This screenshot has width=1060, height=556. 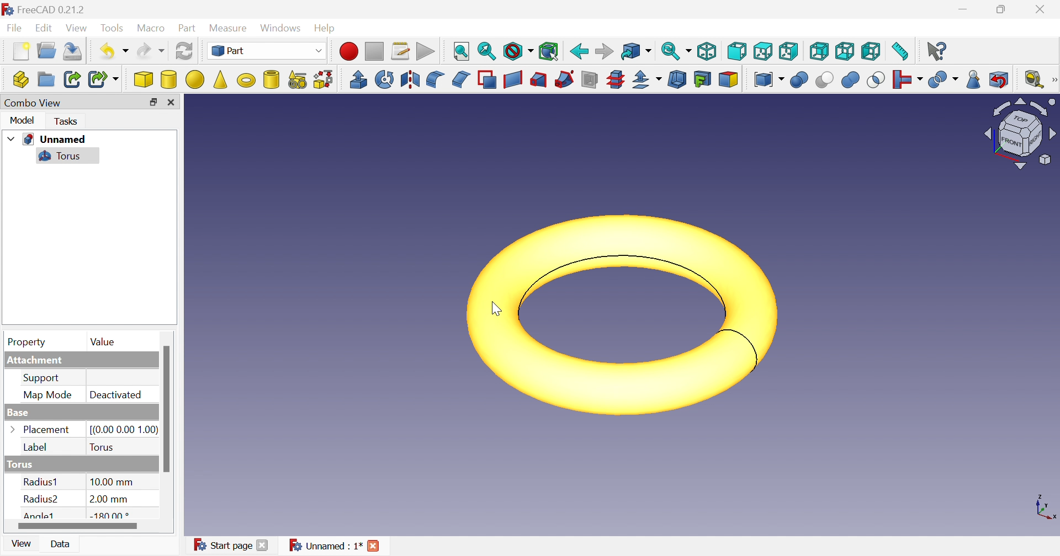 What do you see at coordinates (41, 500) in the screenshot?
I see `Radius2` at bounding box center [41, 500].